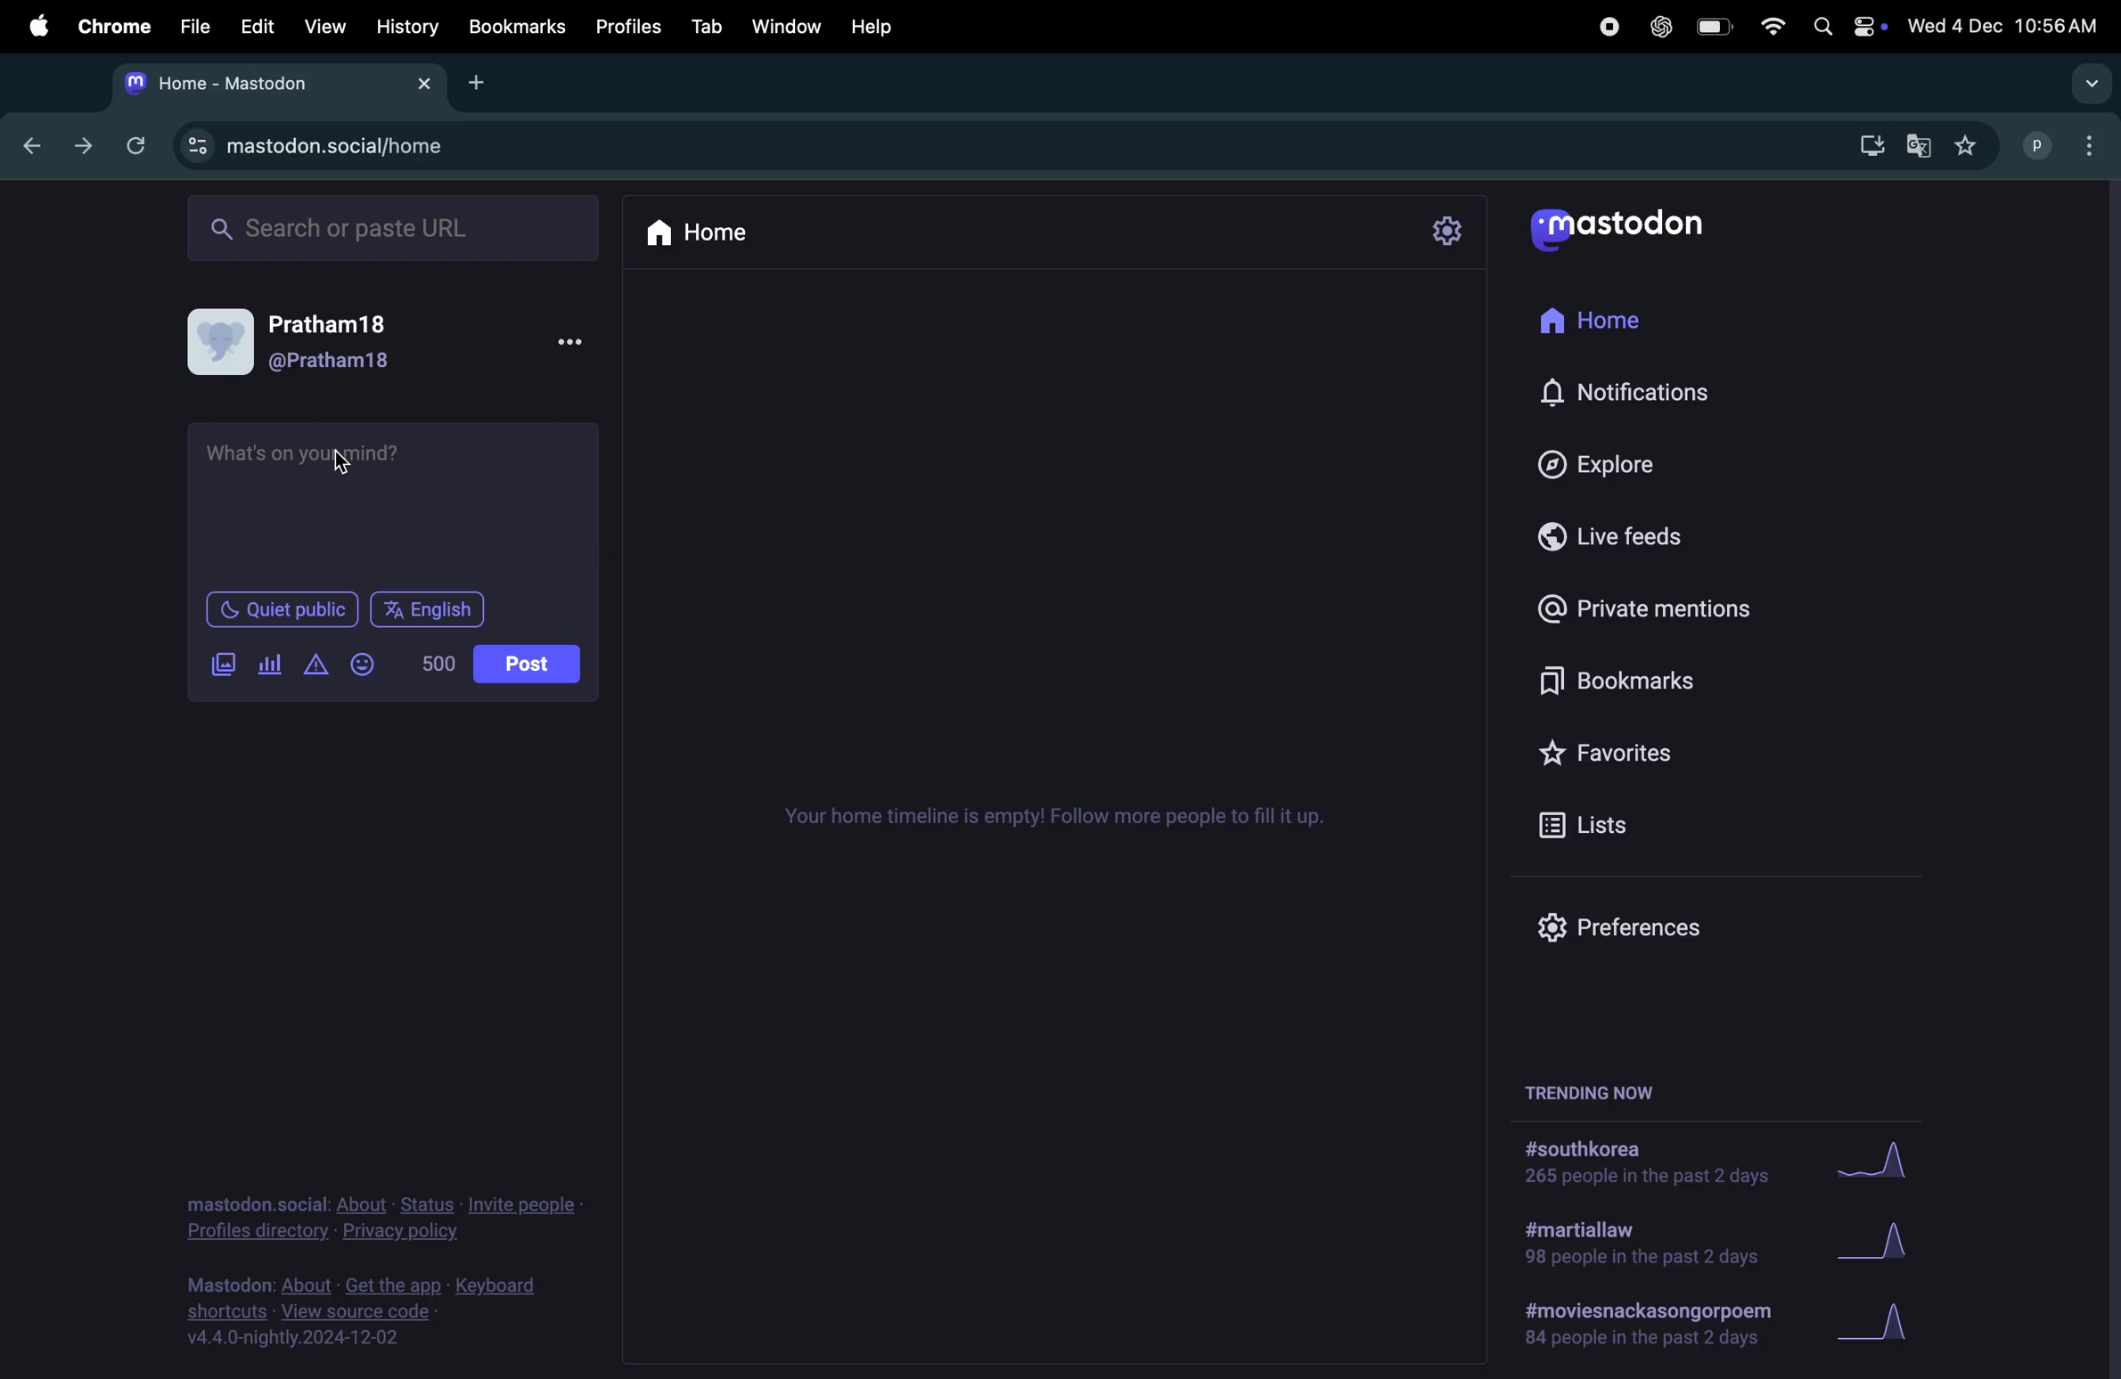  I want to click on Prefrences, so click(1635, 926).